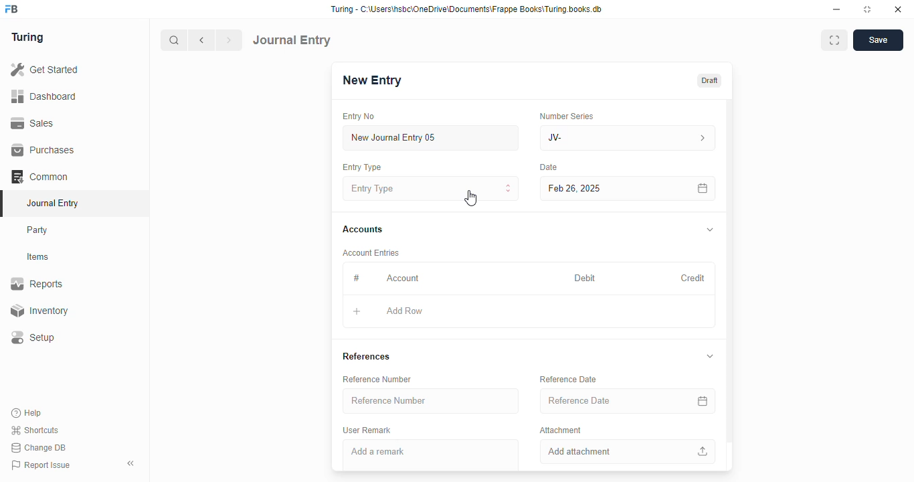 This screenshot has width=914, height=482. I want to click on reference date, so click(569, 379).